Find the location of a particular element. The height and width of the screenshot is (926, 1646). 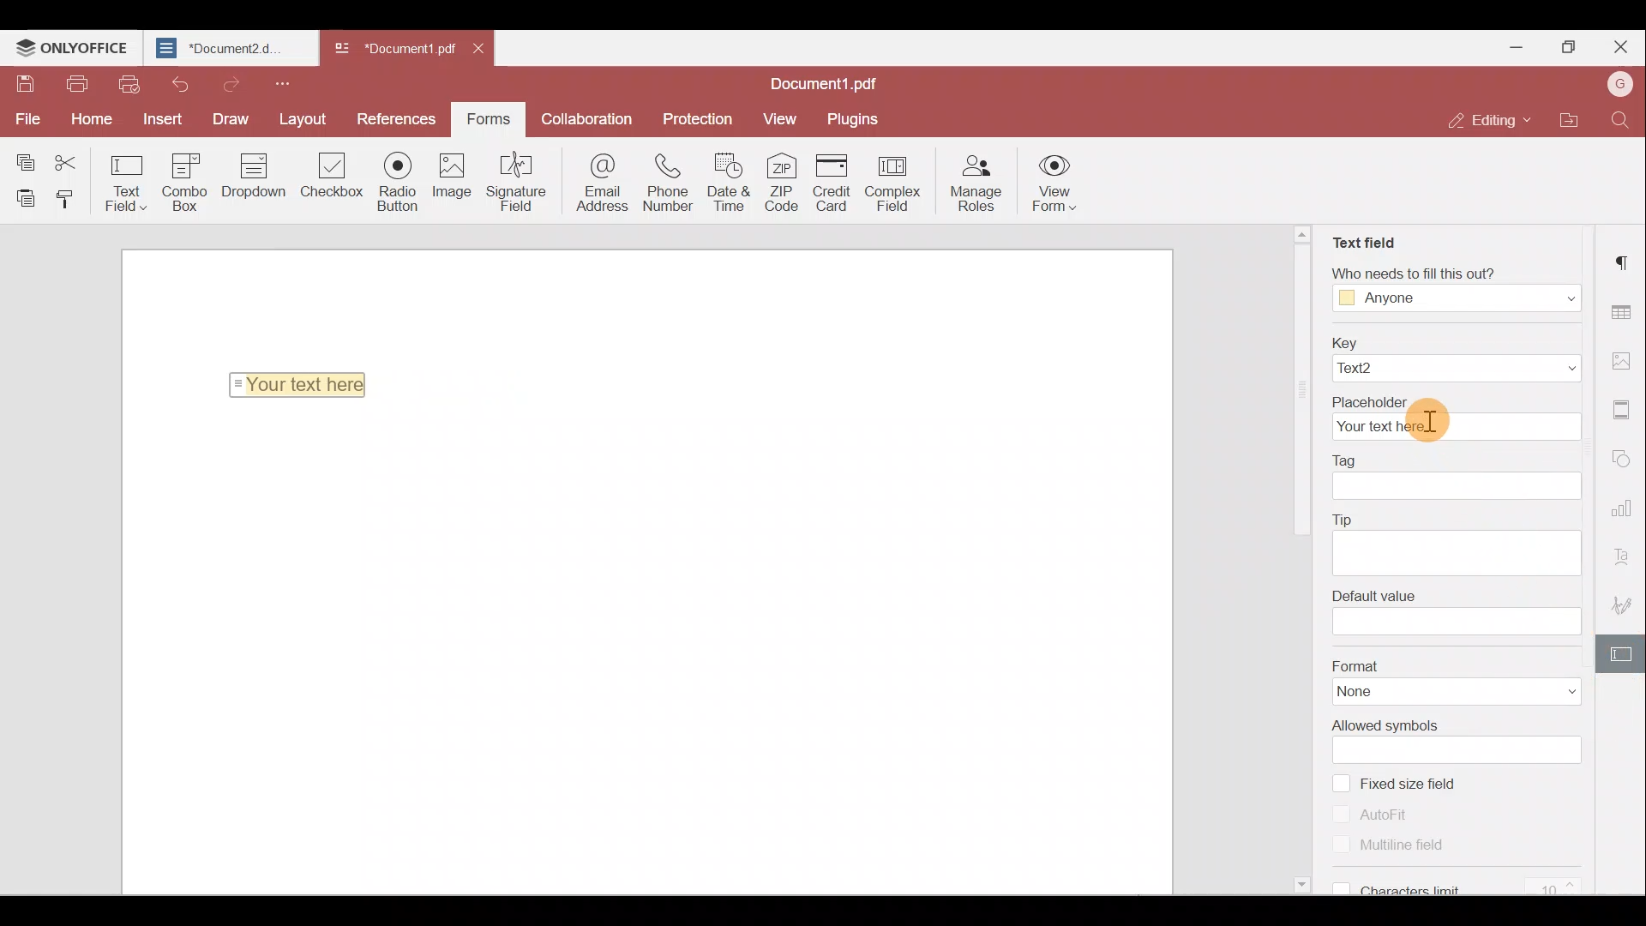

checkbox is located at coordinates (1343, 845).